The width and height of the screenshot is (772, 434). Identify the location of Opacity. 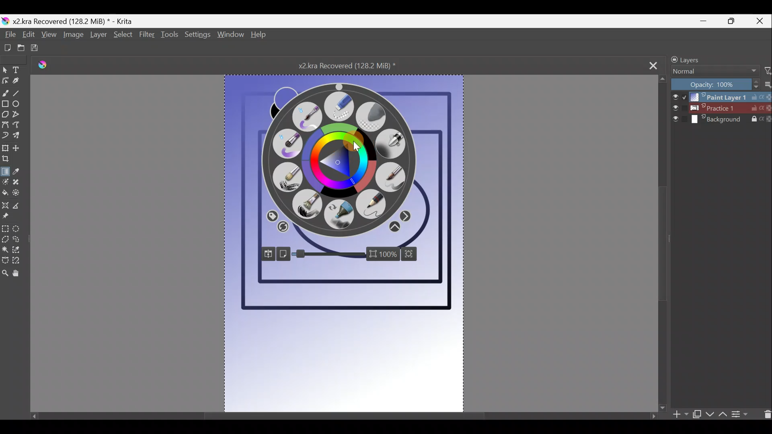
(407, 216).